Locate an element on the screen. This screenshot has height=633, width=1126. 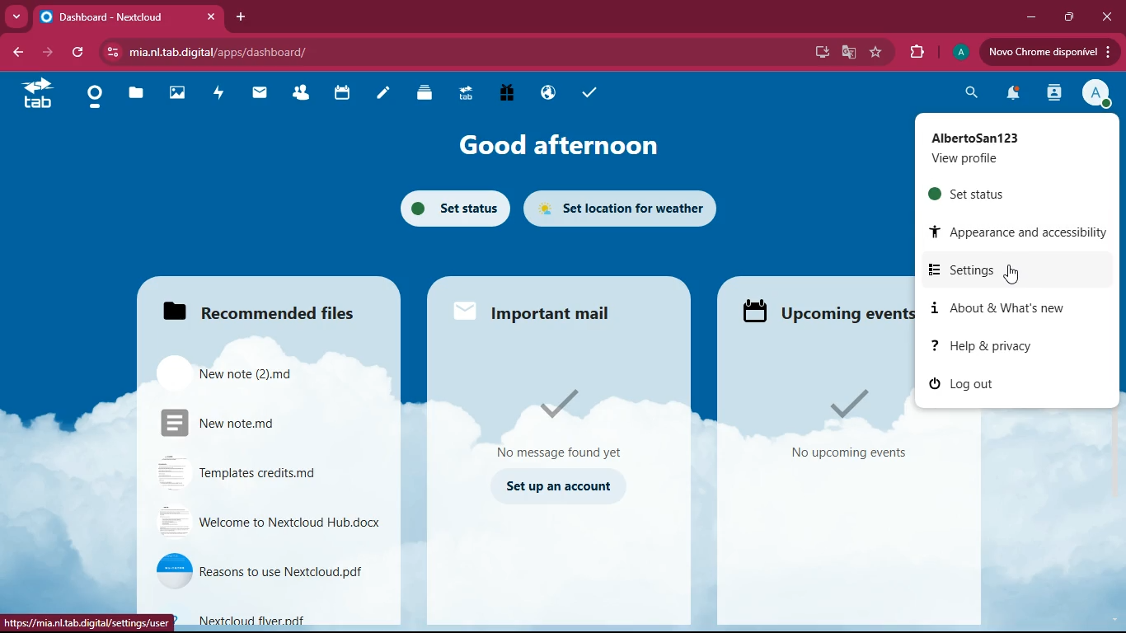
gift is located at coordinates (504, 95).